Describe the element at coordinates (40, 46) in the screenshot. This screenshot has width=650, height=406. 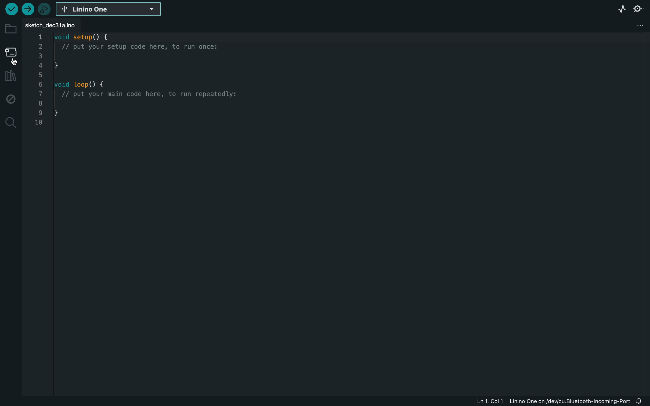
I see `2` at that location.